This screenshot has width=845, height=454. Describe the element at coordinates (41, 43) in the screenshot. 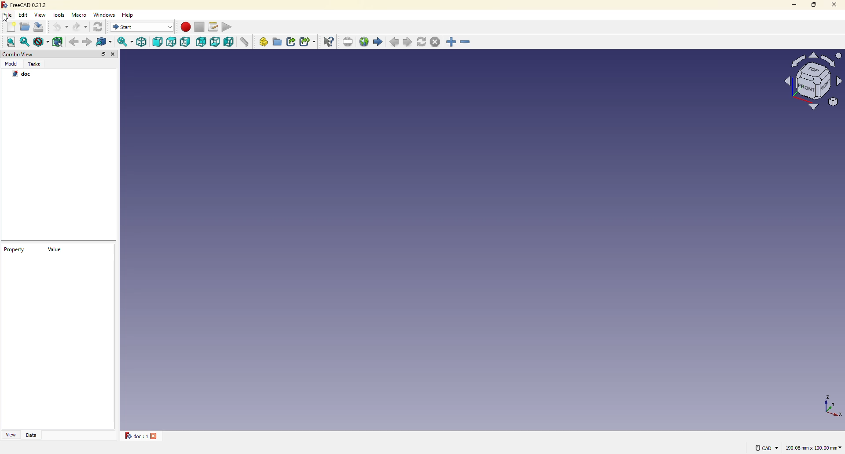

I see `draw style` at that location.